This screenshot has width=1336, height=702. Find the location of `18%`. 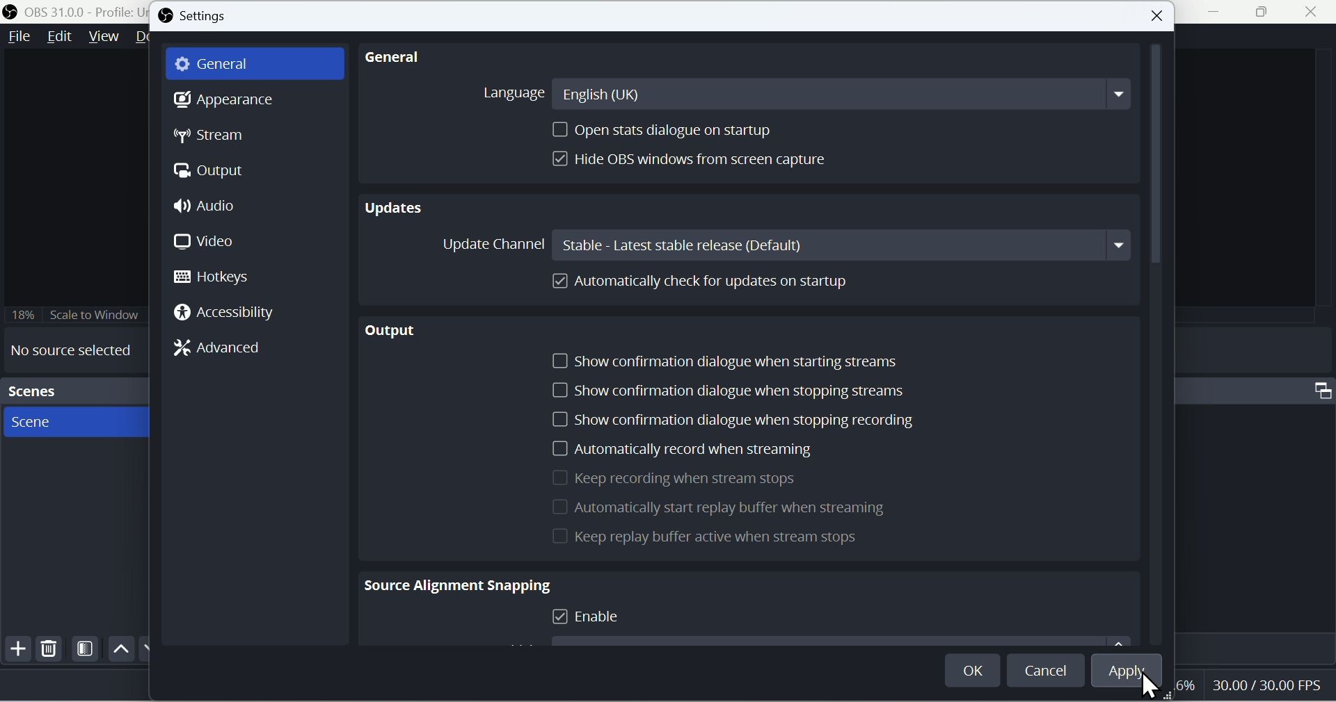

18% is located at coordinates (22, 314).